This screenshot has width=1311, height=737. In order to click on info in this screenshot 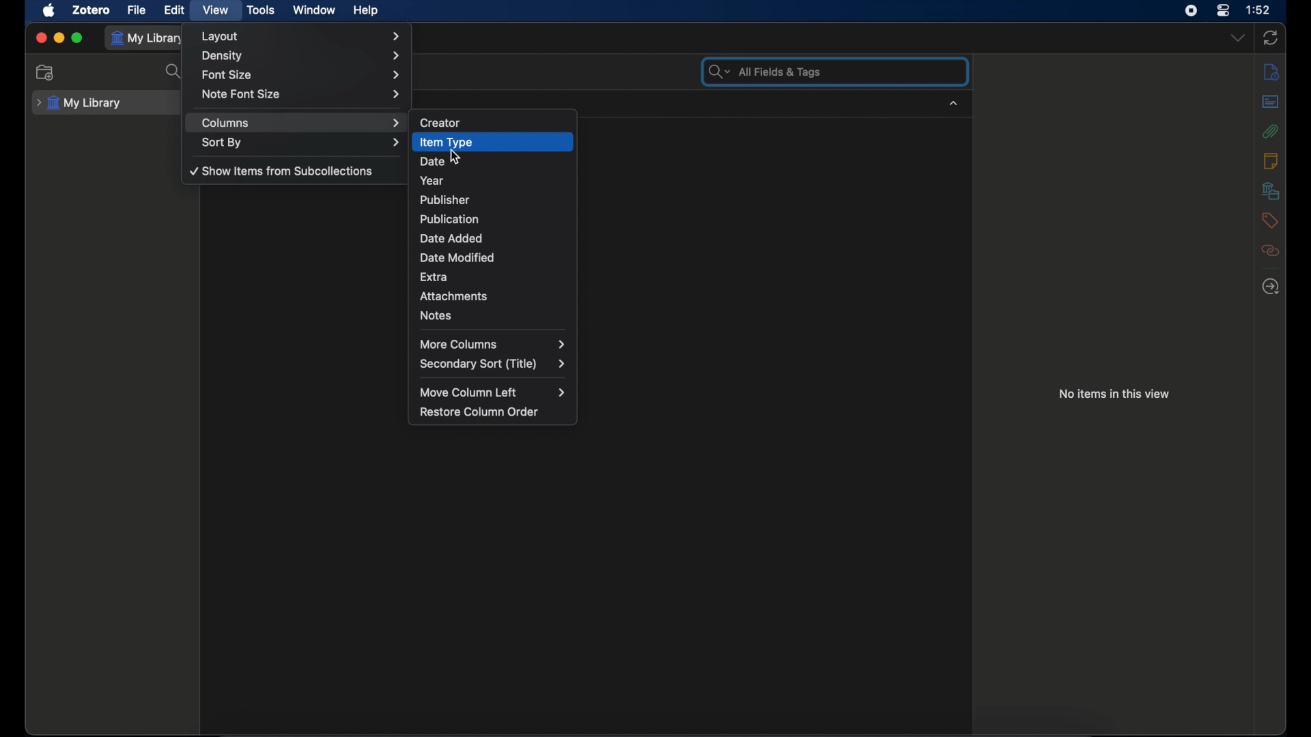, I will do `click(1271, 72)`.